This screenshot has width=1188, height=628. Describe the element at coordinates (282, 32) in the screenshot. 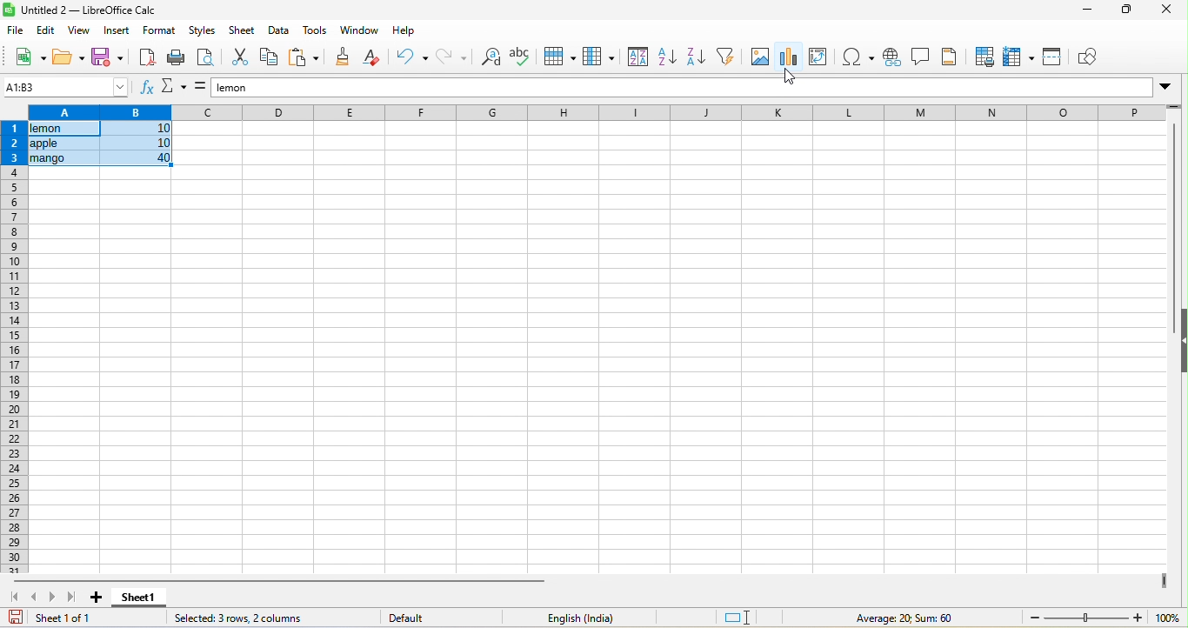

I see `data` at that location.